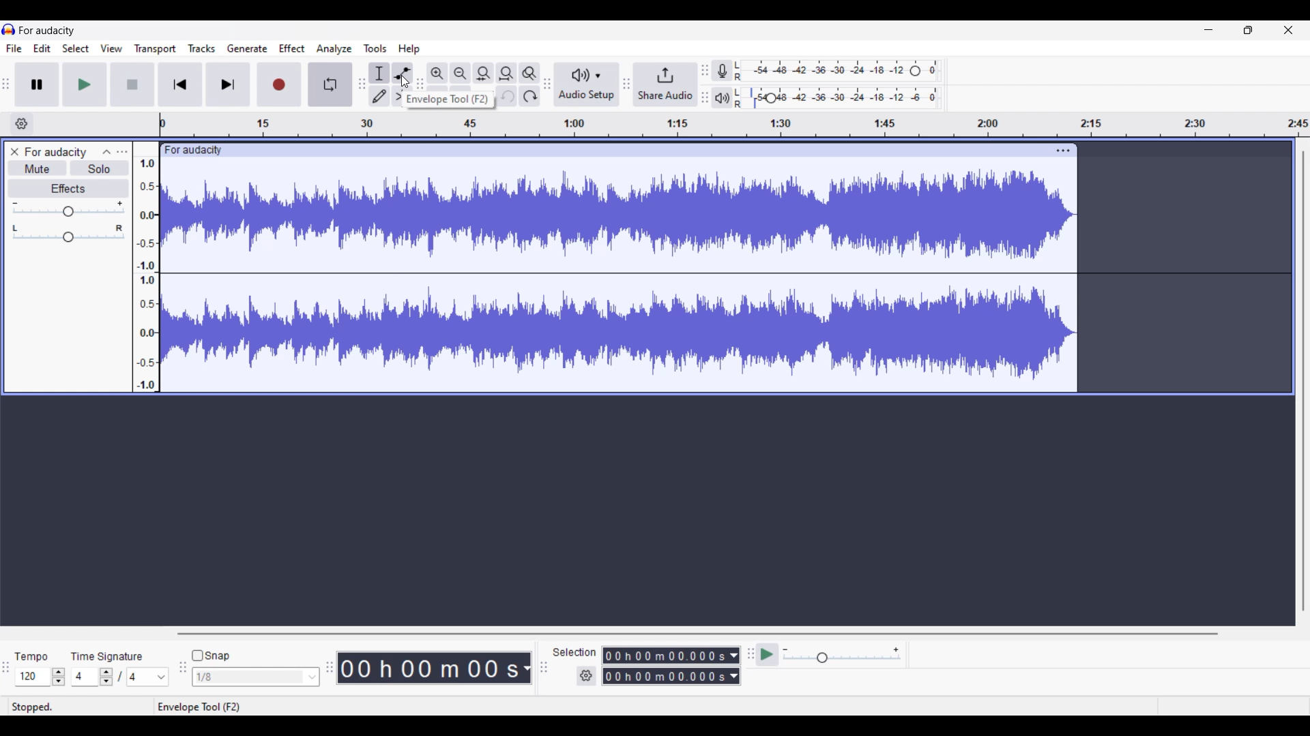  Describe the element at coordinates (85, 85) in the screenshot. I see `Play/Play once` at that location.